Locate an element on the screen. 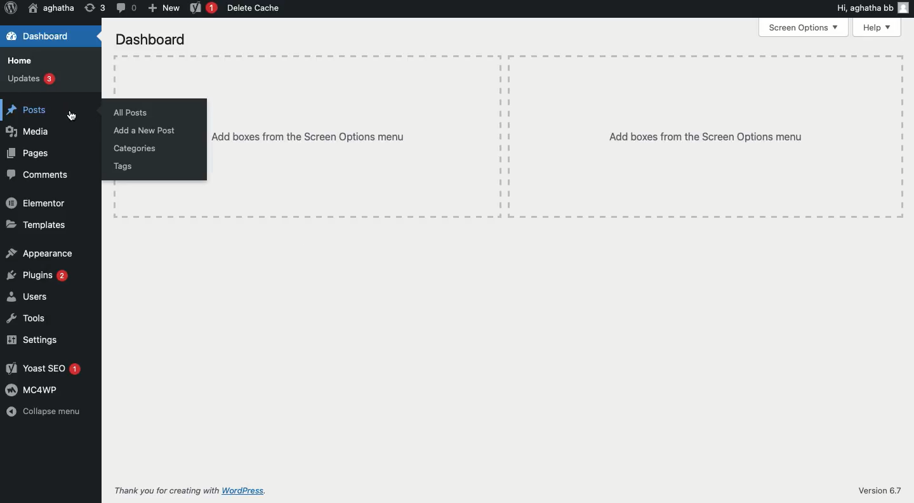 The width and height of the screenshot is (914, 503). New is located at coordinates (161, 8).